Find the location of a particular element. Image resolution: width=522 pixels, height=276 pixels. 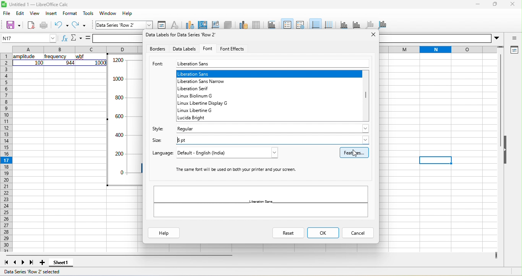

select function is located at coordinates (76, 39).